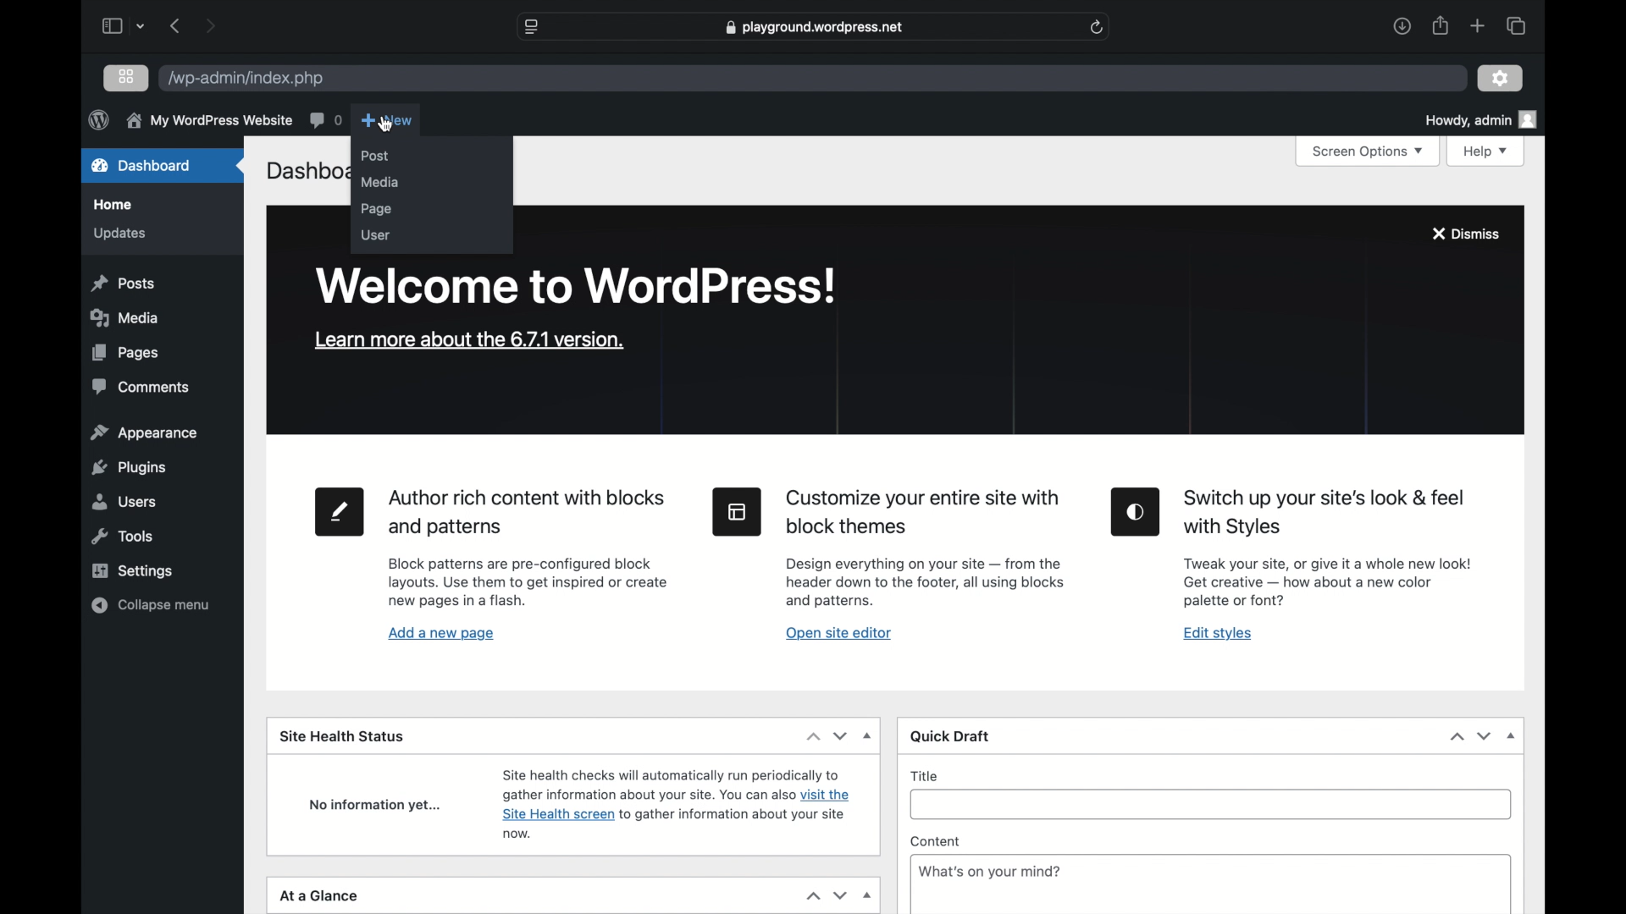 The width and height of the screenshot is (1626, 914). I want to click on stepper button, so click(827, 736).